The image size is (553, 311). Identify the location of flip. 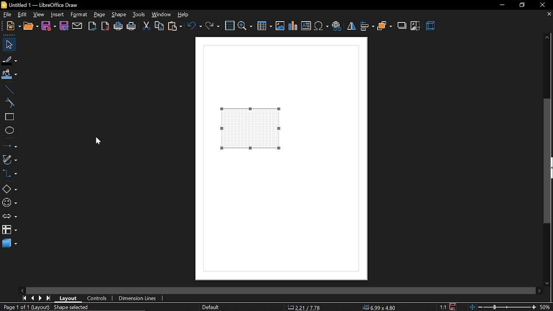
(352, 27).